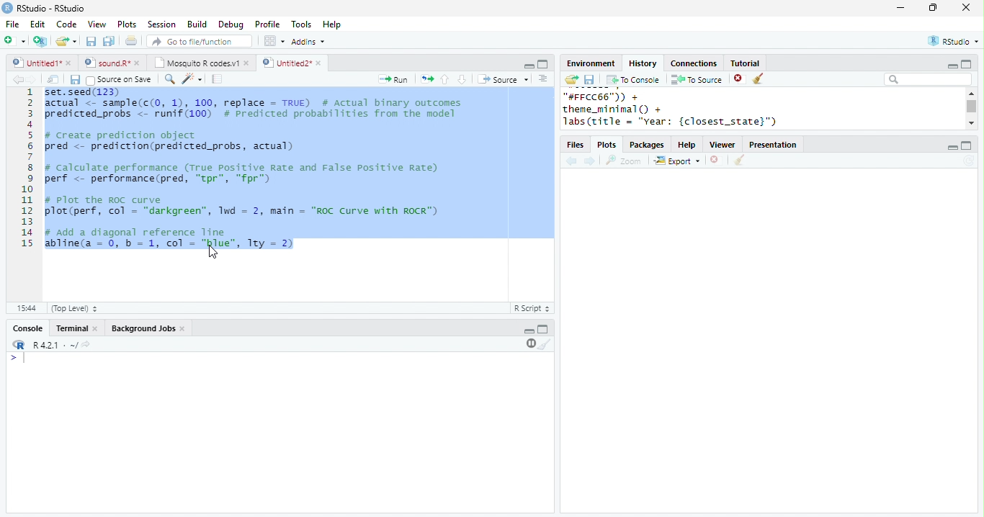 The height and width of the screenshot is (517, 984). I want to click on up, so click(444, 79).